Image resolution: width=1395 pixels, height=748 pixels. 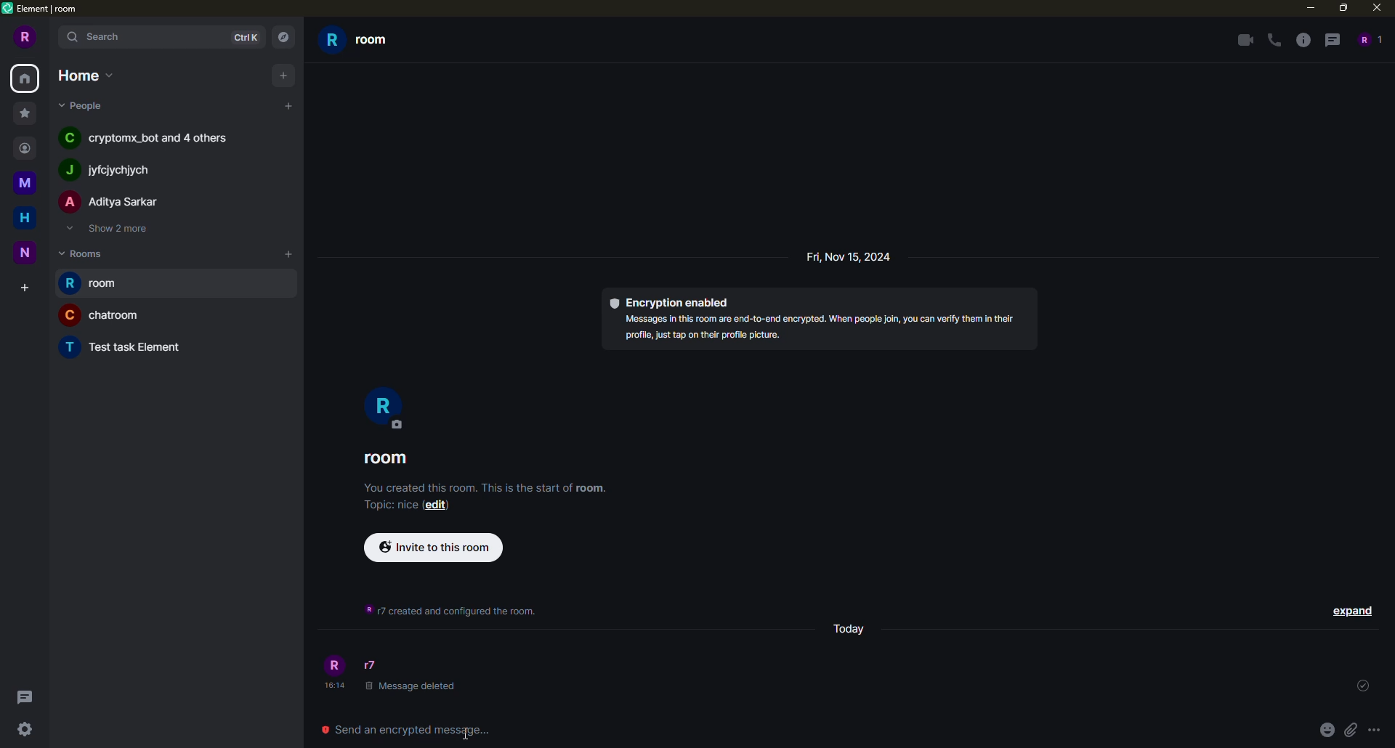 What do you see at coordinates (333, 685) in the screenshot?
I see `time` at bounding box center [333, 685].